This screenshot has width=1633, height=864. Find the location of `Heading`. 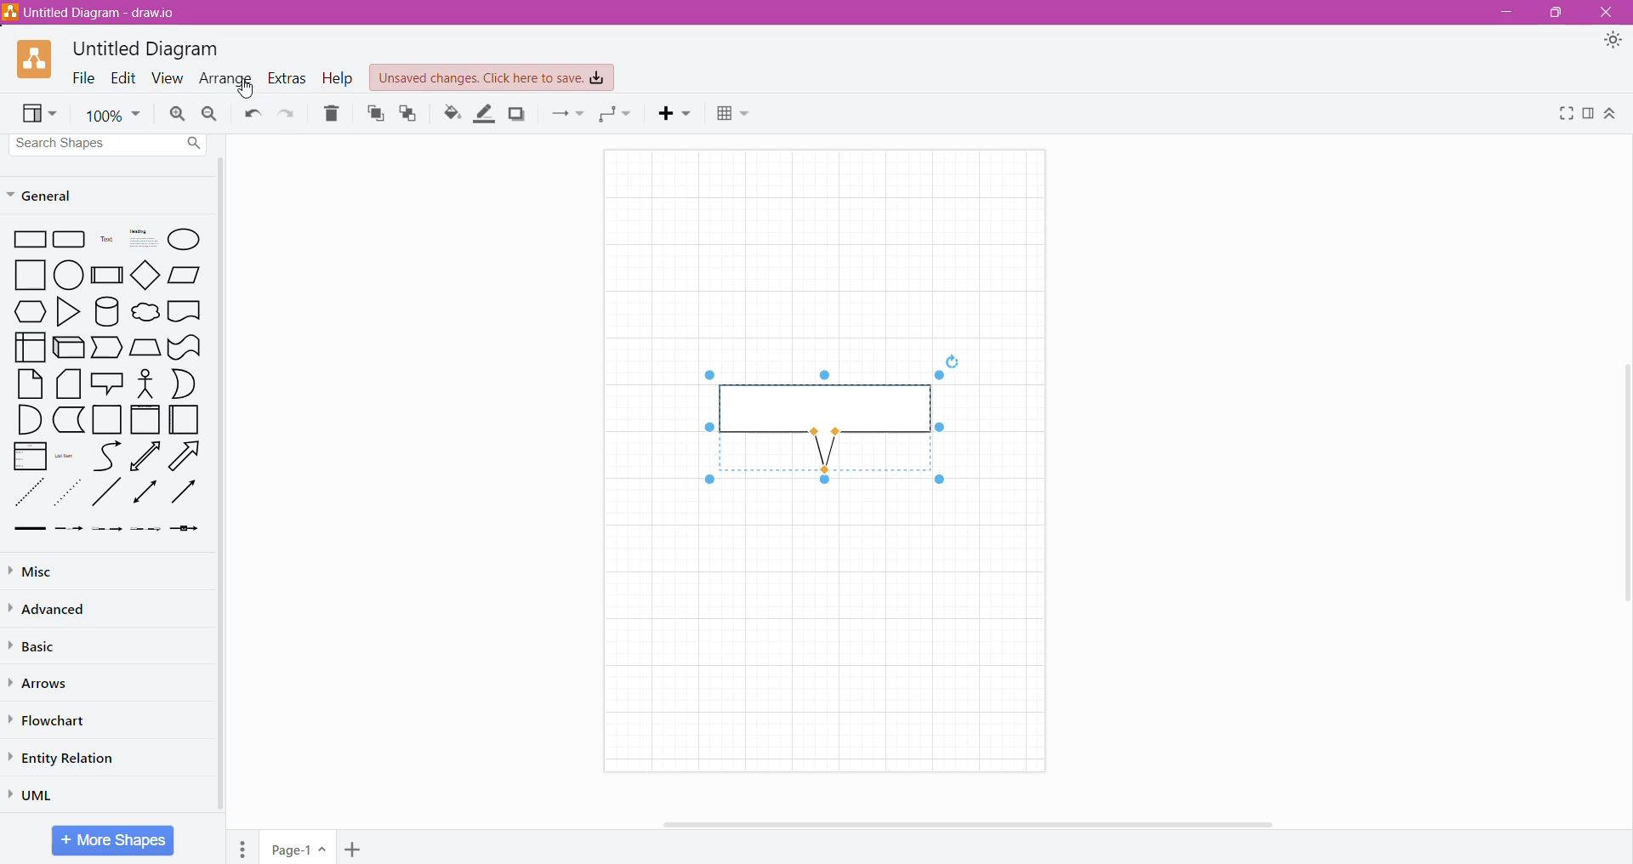

Heading is located at coordinates (140, 240).